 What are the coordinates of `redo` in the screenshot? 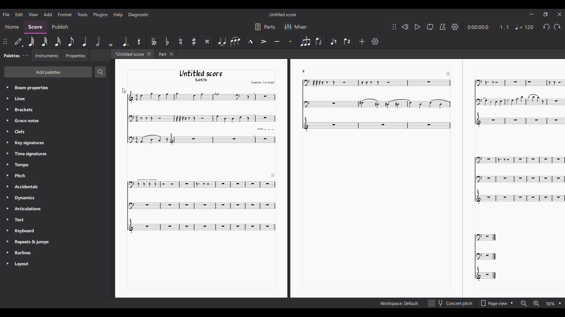 It's located at (546, 28).